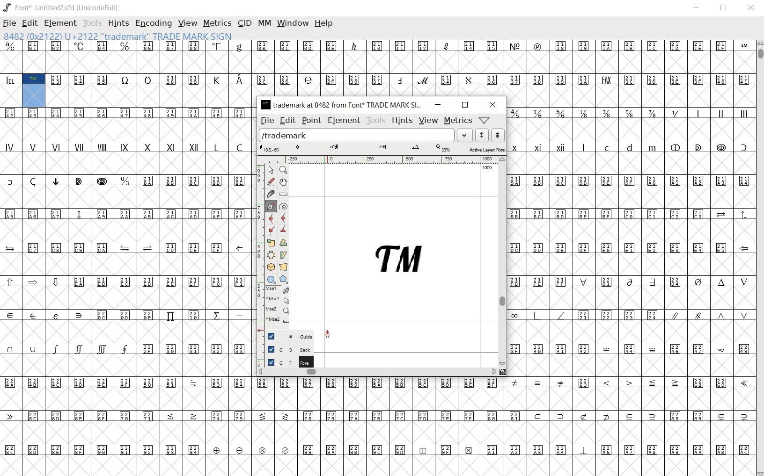 The width and height of the screenshot is (764, 476). I want to click on roman characters, so click(721, 123).